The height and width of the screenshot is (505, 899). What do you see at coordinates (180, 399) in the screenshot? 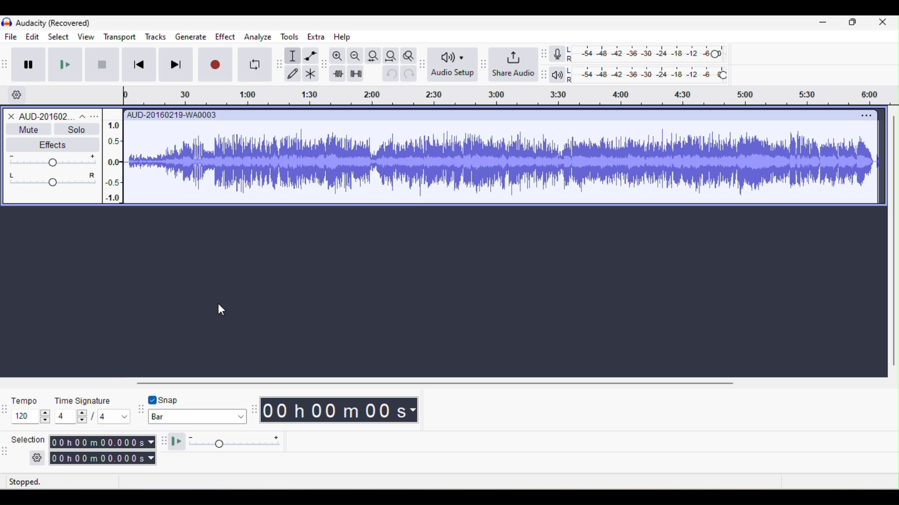
I see `snap` at bounding box center [180, 399].